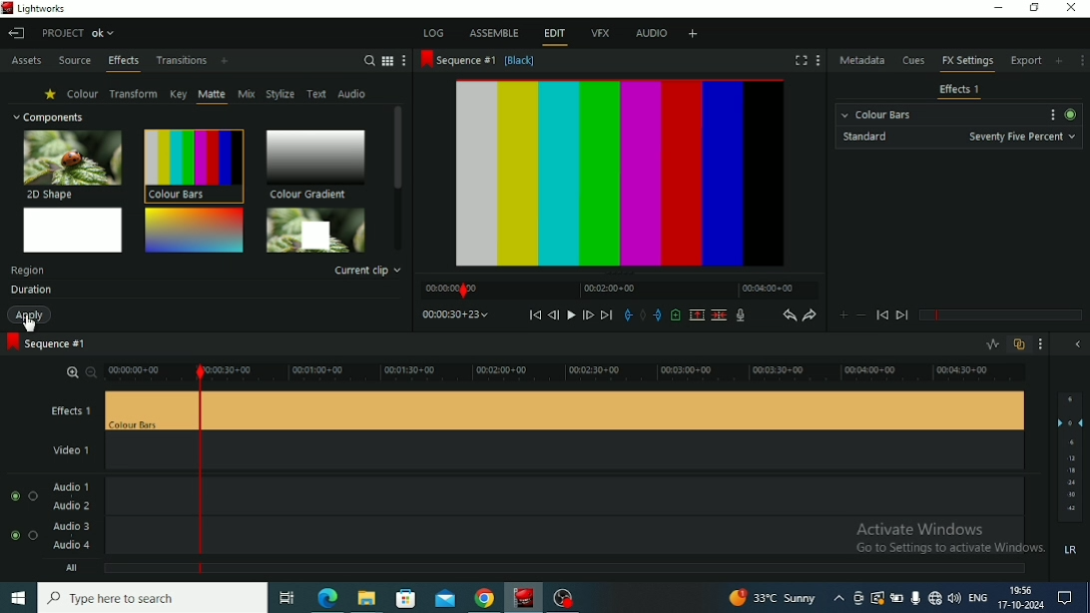 The height and width of the screenshot is (613, 1090). I want to click on Add an out mark at current position, so click(658, 315).